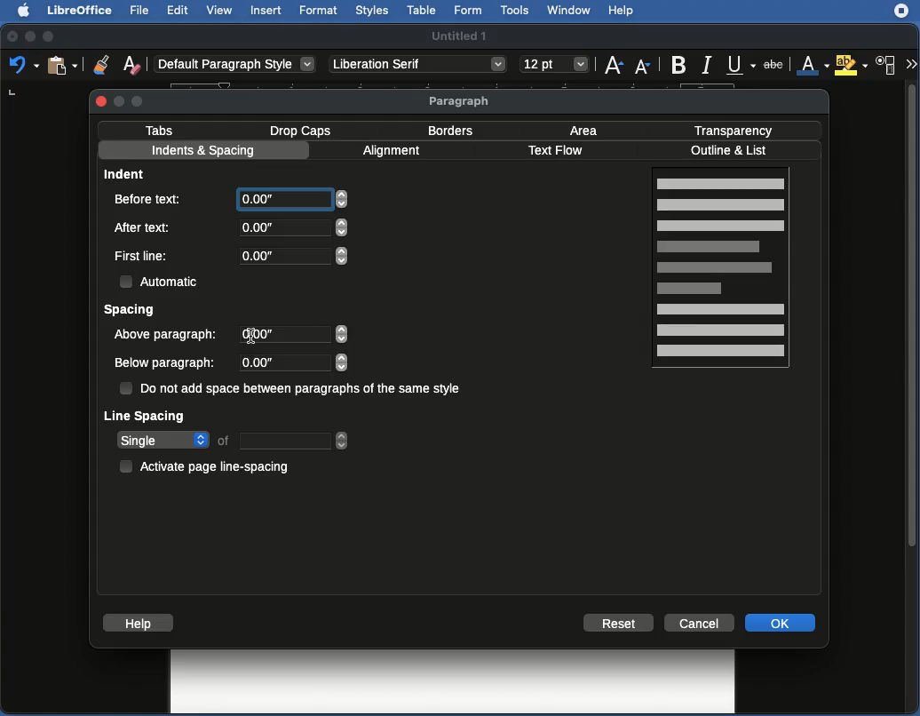  I want to click on Activate page line-spacing, so click(208, 464).